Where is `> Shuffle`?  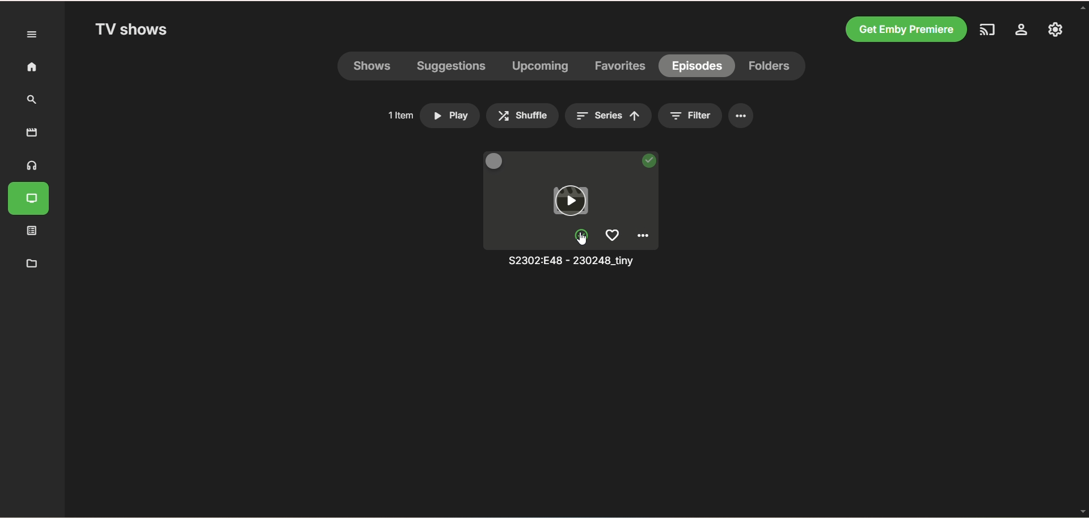 > Shuffle is located at coordinates (528, 115).